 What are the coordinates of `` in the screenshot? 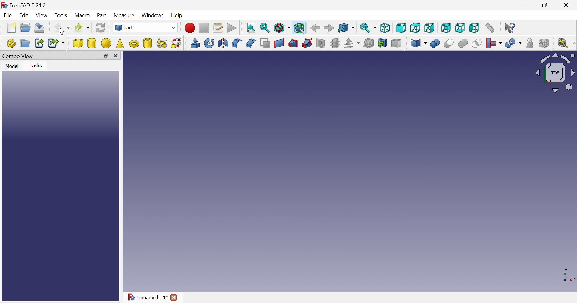 It's located at (116, 55).